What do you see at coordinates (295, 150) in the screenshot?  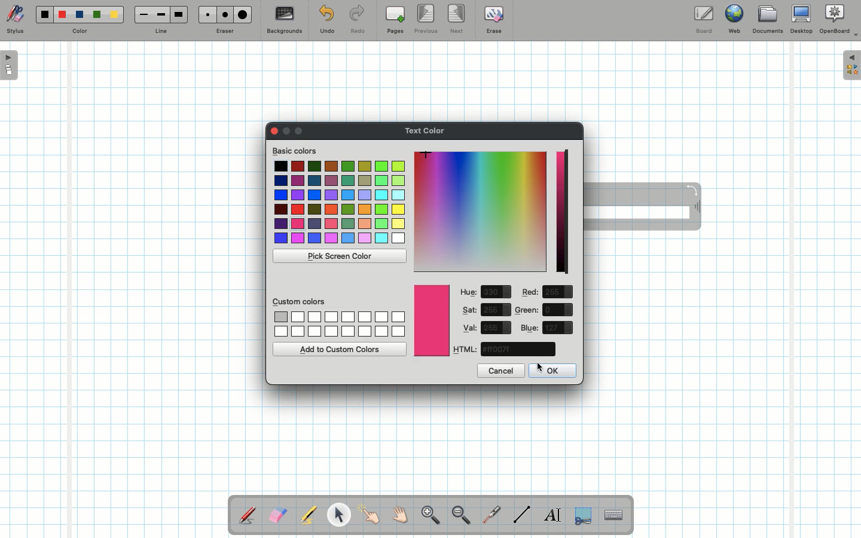 I see `Basic colors` at bounding box center [295, 150].